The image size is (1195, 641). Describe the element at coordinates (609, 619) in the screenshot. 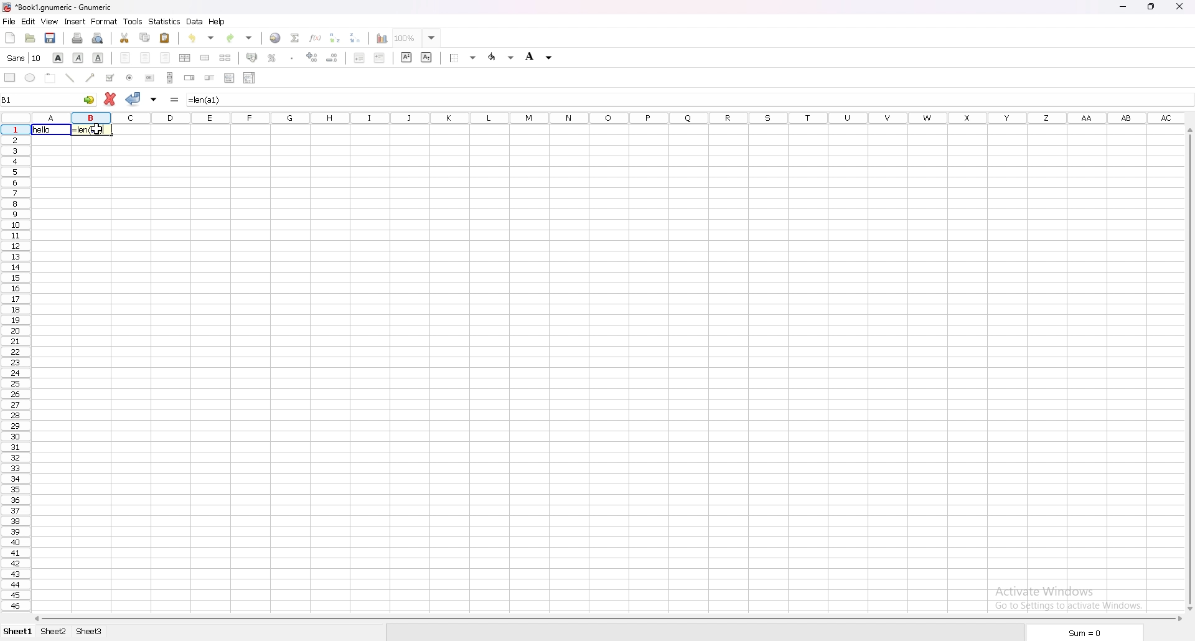

I see `scroll bar` at that location.